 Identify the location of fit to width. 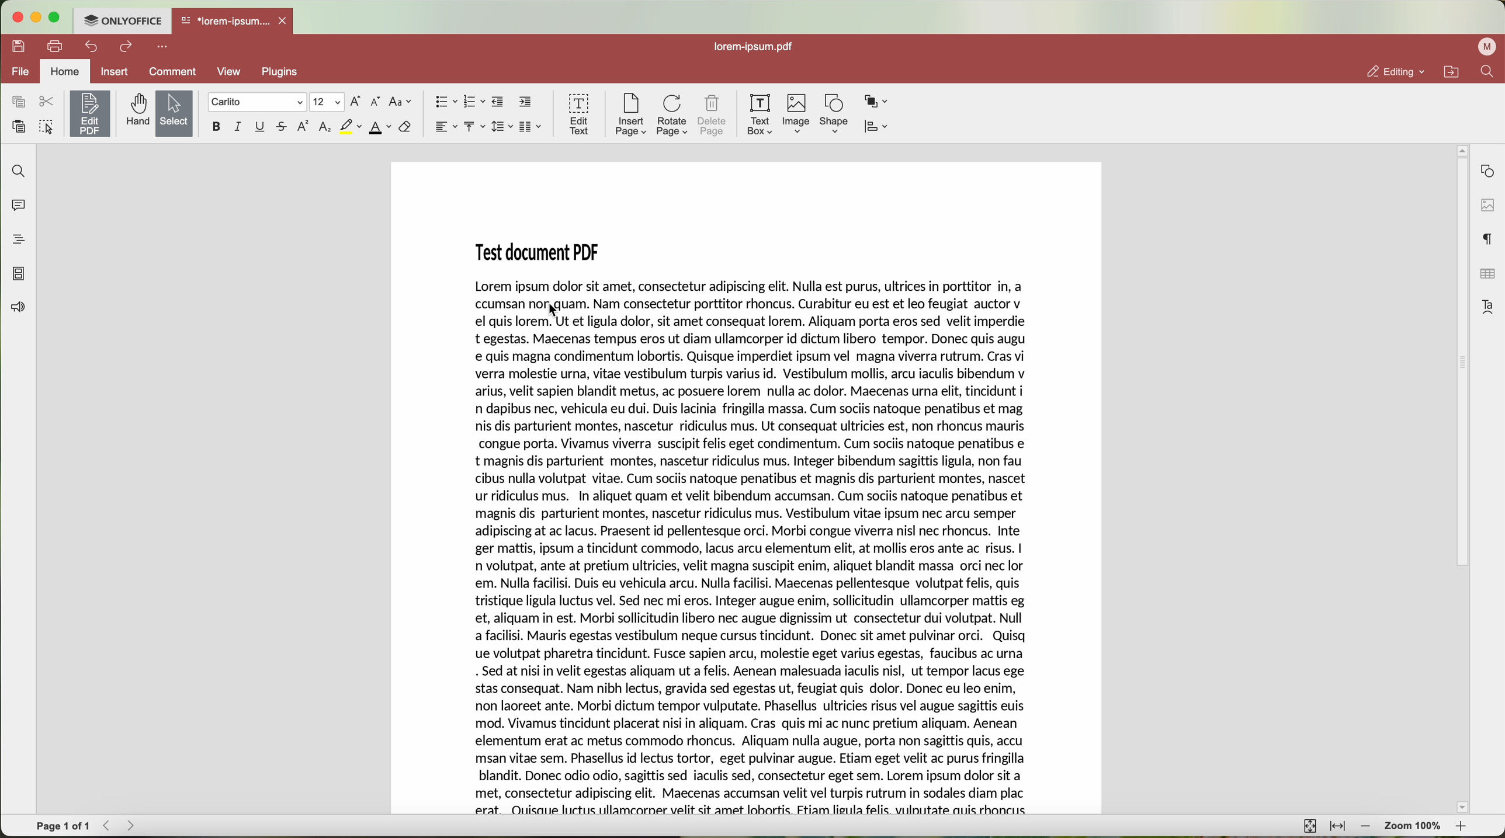
(1338, 826).